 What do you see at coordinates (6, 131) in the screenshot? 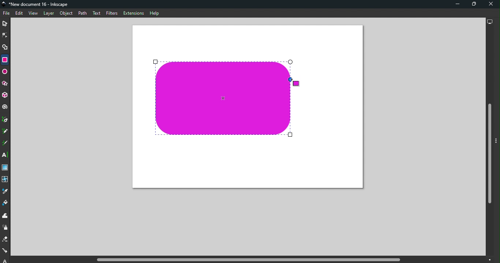
I see `Pencil tool` at bounding box center [6, 131].